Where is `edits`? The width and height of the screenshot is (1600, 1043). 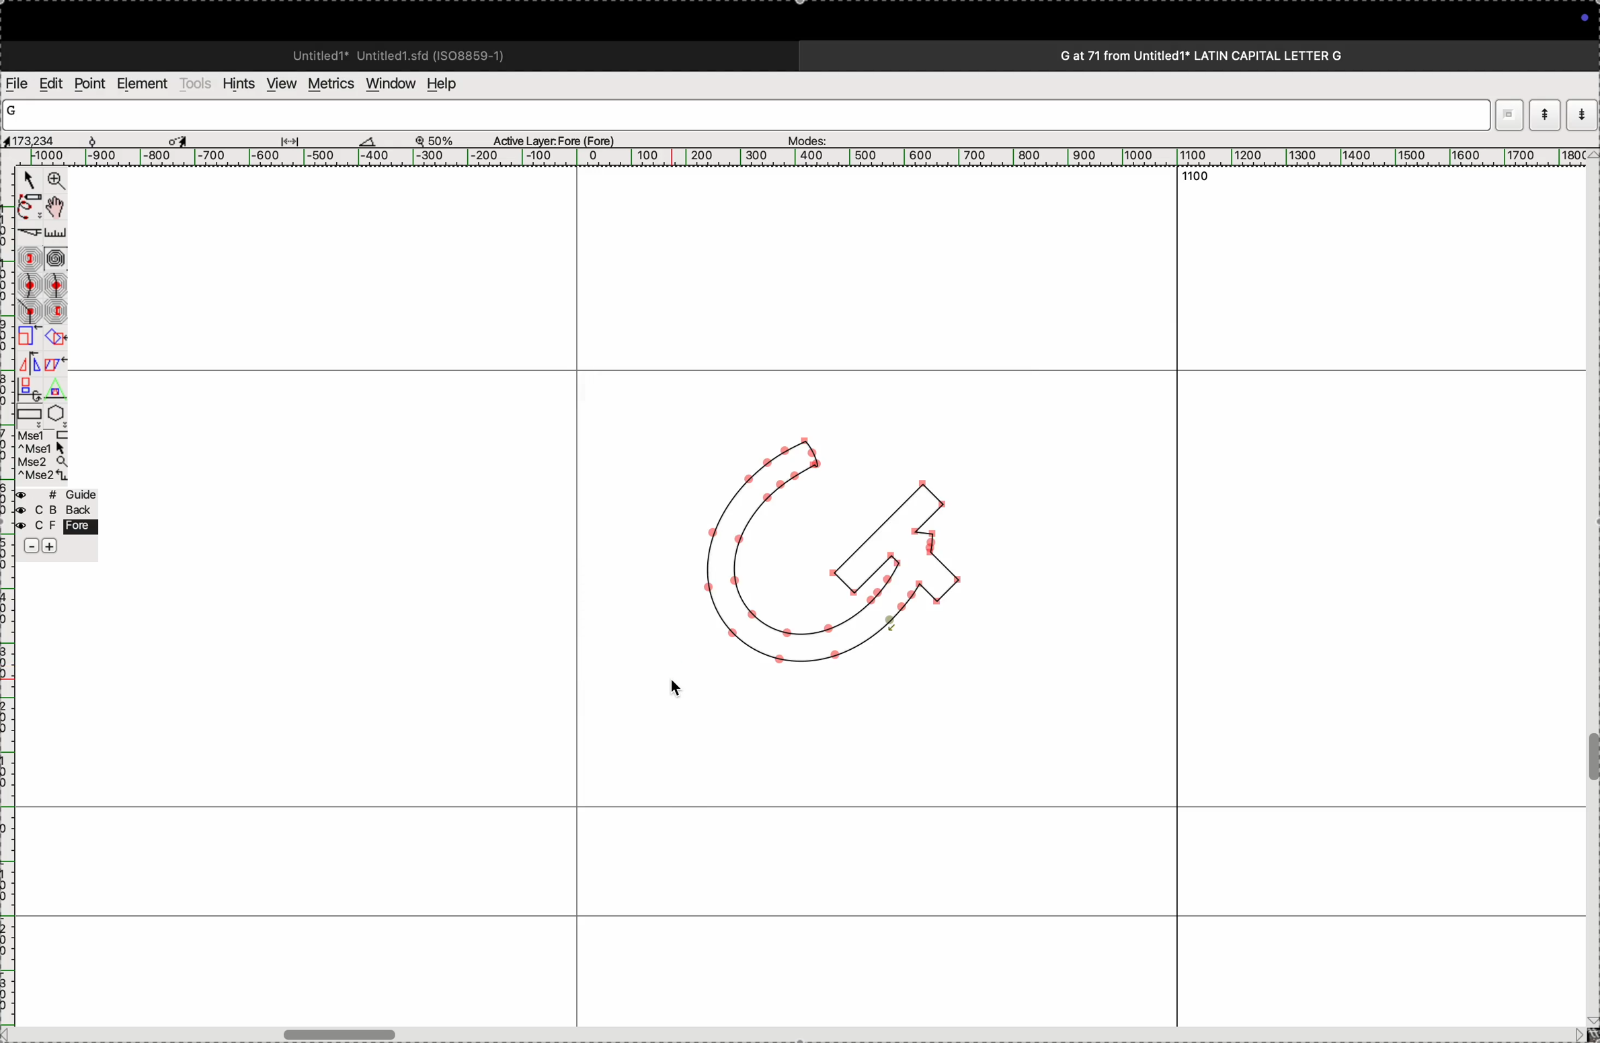 edits is located at coordinates (51, 85).